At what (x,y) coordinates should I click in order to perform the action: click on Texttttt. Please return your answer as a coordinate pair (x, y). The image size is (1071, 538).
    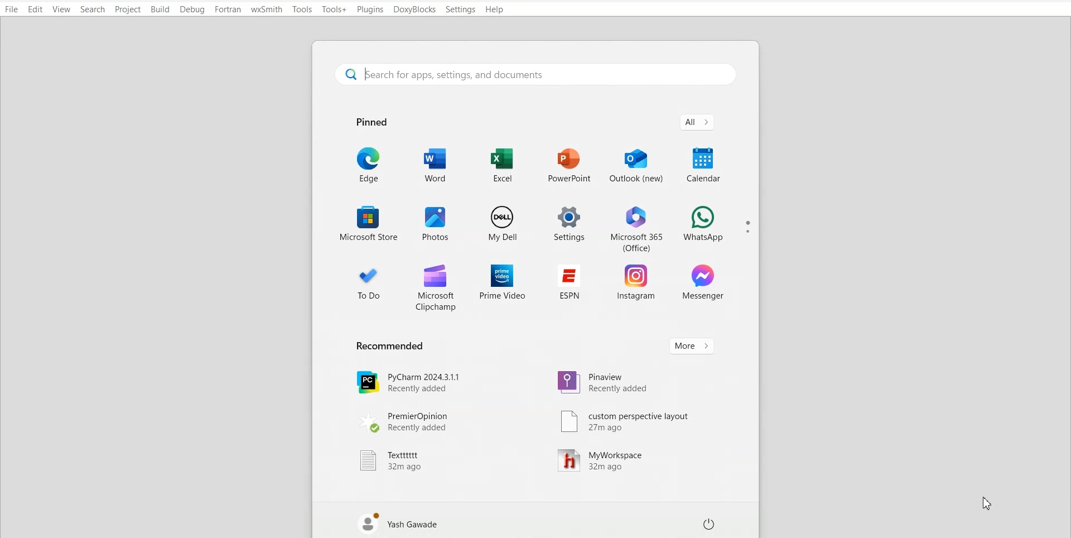
    Looking at the image, I should click on (392, 460).